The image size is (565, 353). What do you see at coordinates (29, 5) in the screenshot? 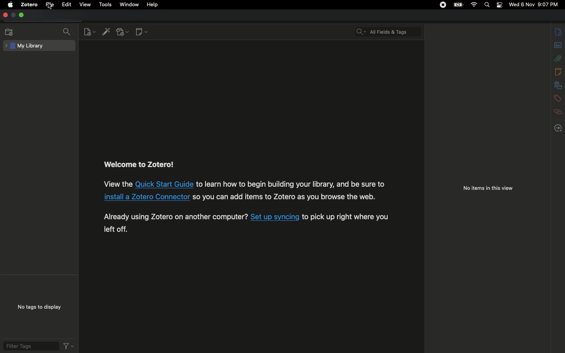
I see `Zotero` at bounding box center [29, 5].